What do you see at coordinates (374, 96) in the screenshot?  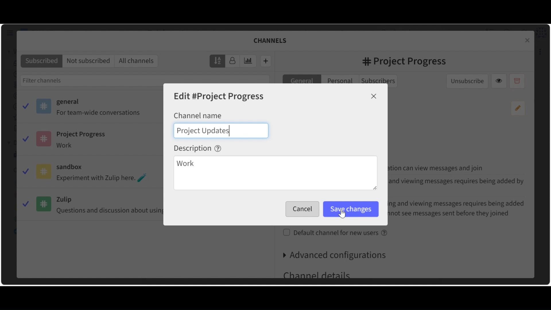 I see `Close` at bounding box center [374, 96].